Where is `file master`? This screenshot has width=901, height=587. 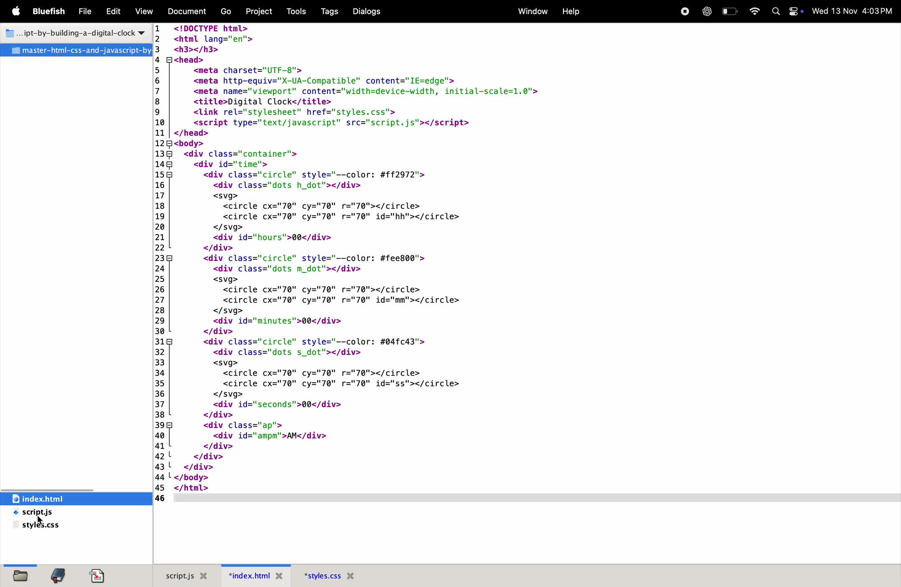 file master is located at coordinates (76, 51).